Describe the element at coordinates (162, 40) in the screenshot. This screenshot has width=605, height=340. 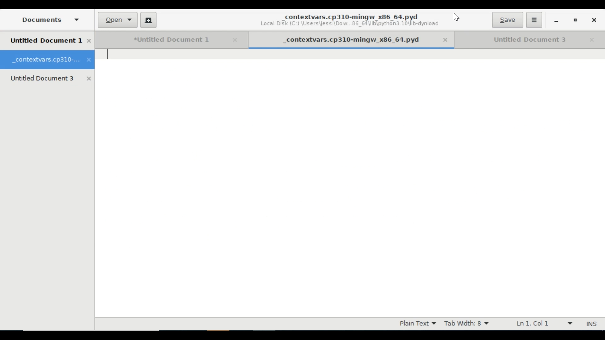
I see `Untitled Document 1` at that location.